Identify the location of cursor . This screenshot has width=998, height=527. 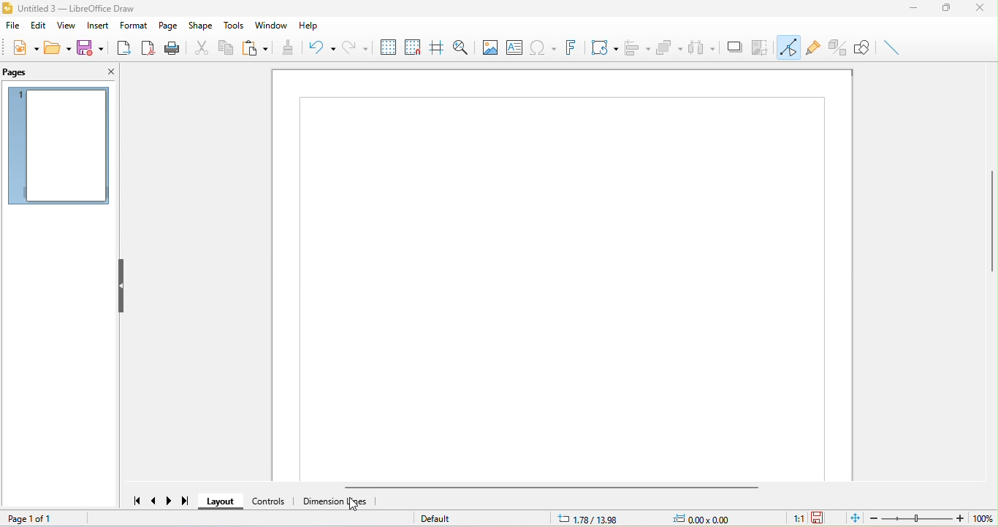
(350, 508).